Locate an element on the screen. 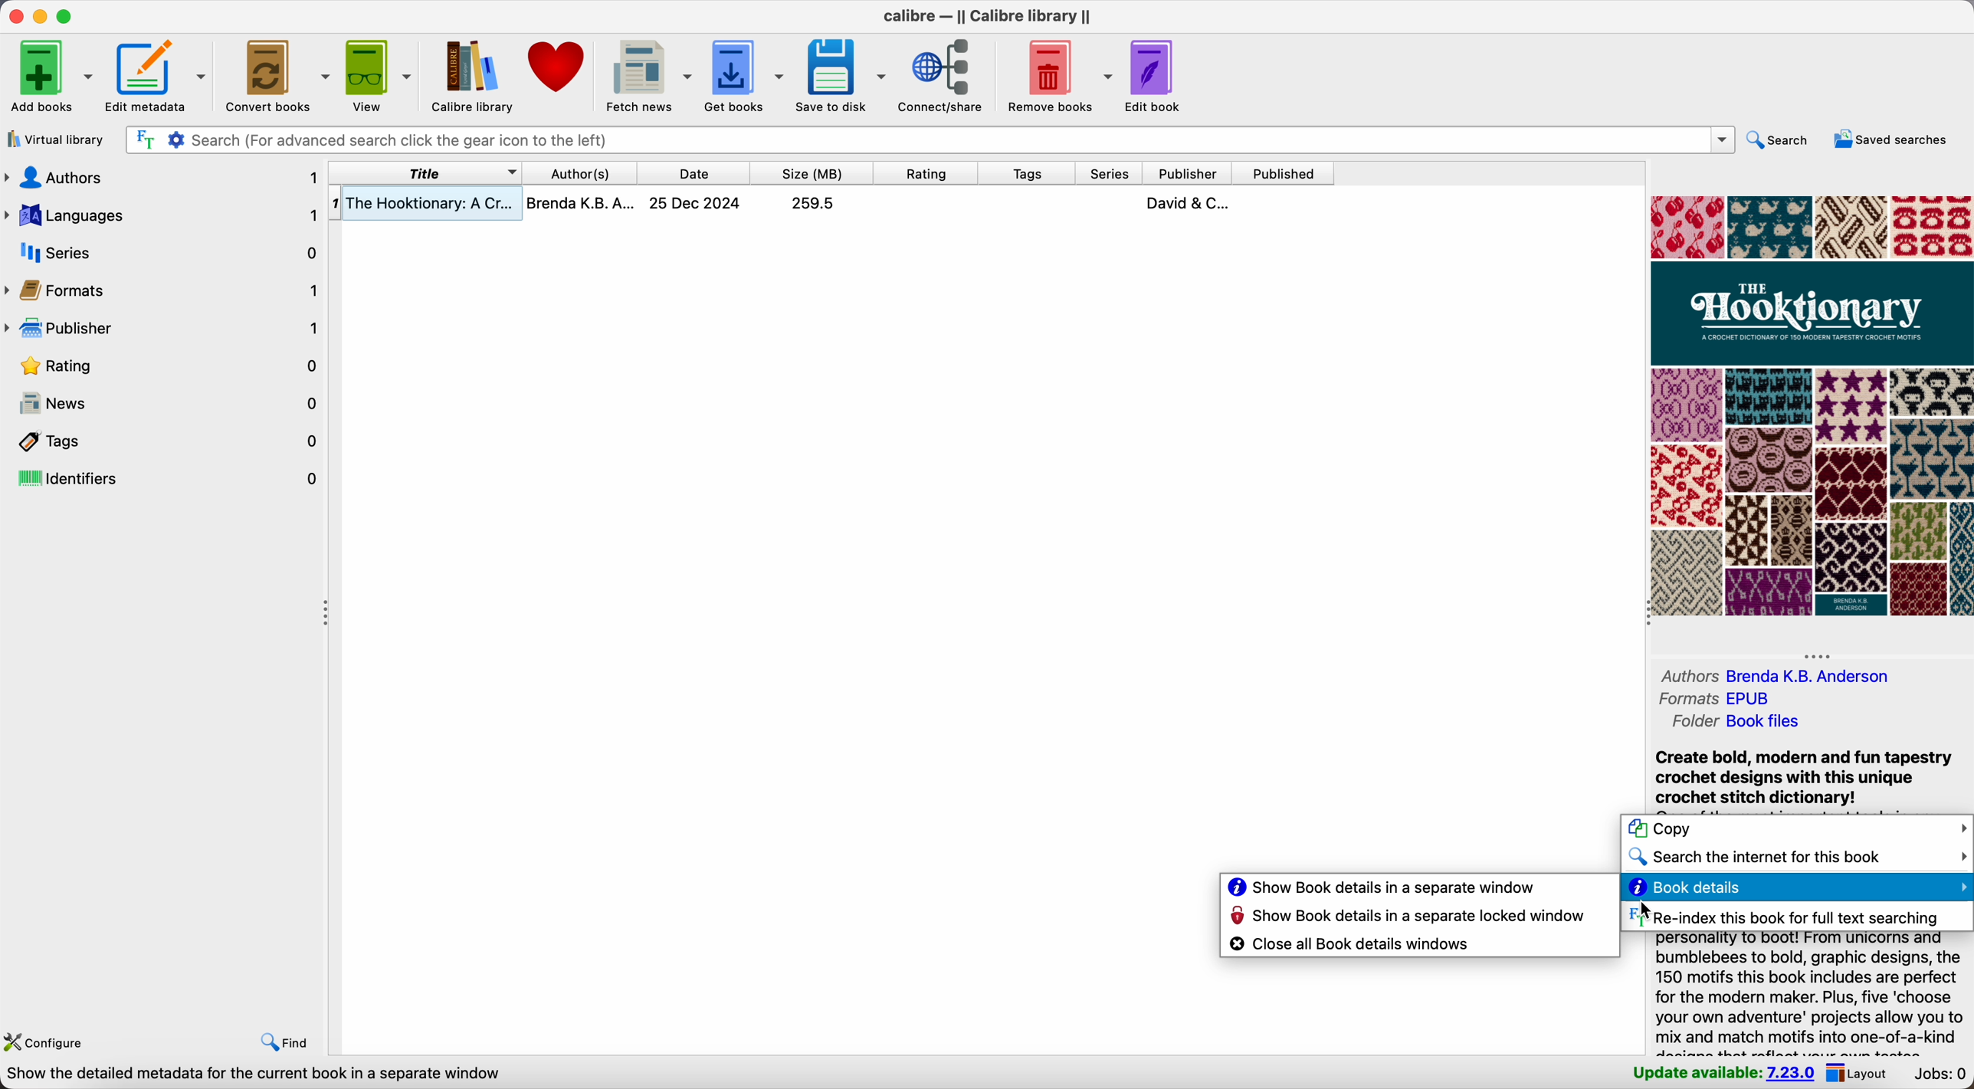 This screenshot has height=1089, width=1974. cursor is located at coordinates (1643, 911).